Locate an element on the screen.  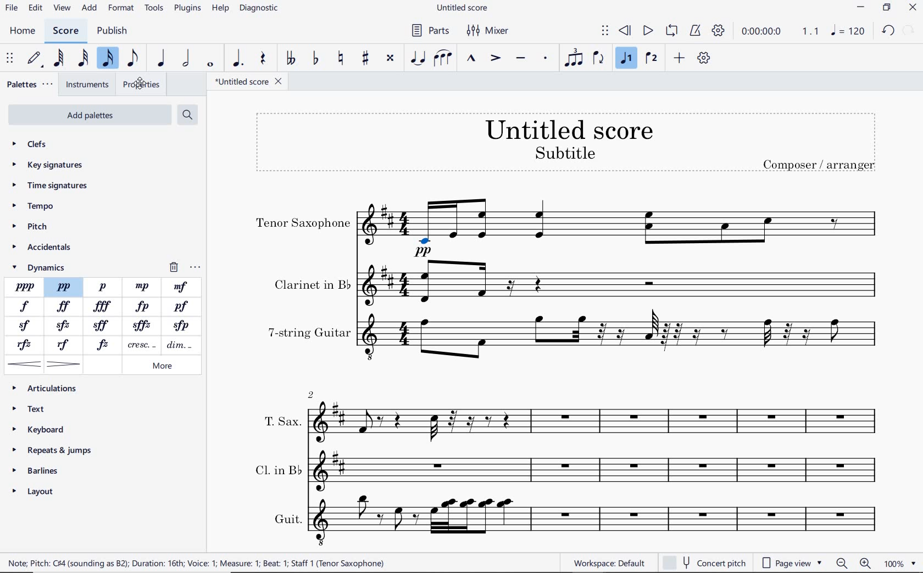
CRESCENDO LINE is located at coordinates (140, 345).